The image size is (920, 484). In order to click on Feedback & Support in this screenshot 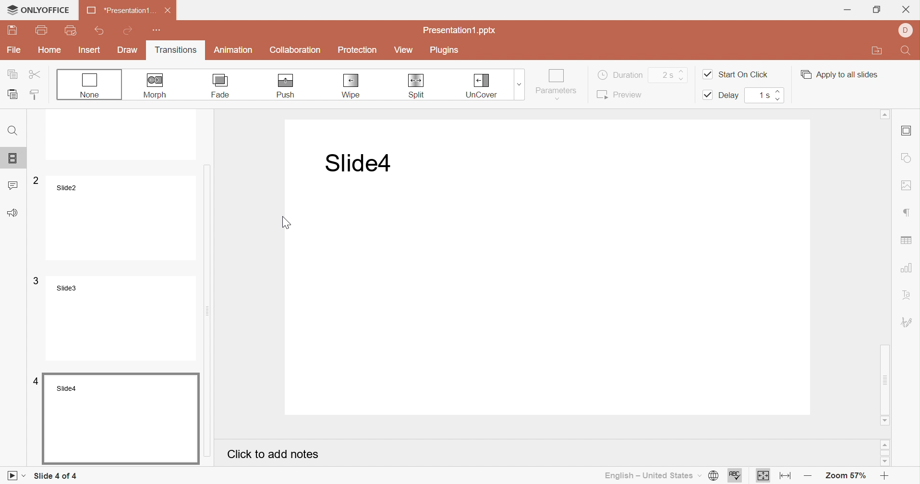, I will do `click(14, 214)`.